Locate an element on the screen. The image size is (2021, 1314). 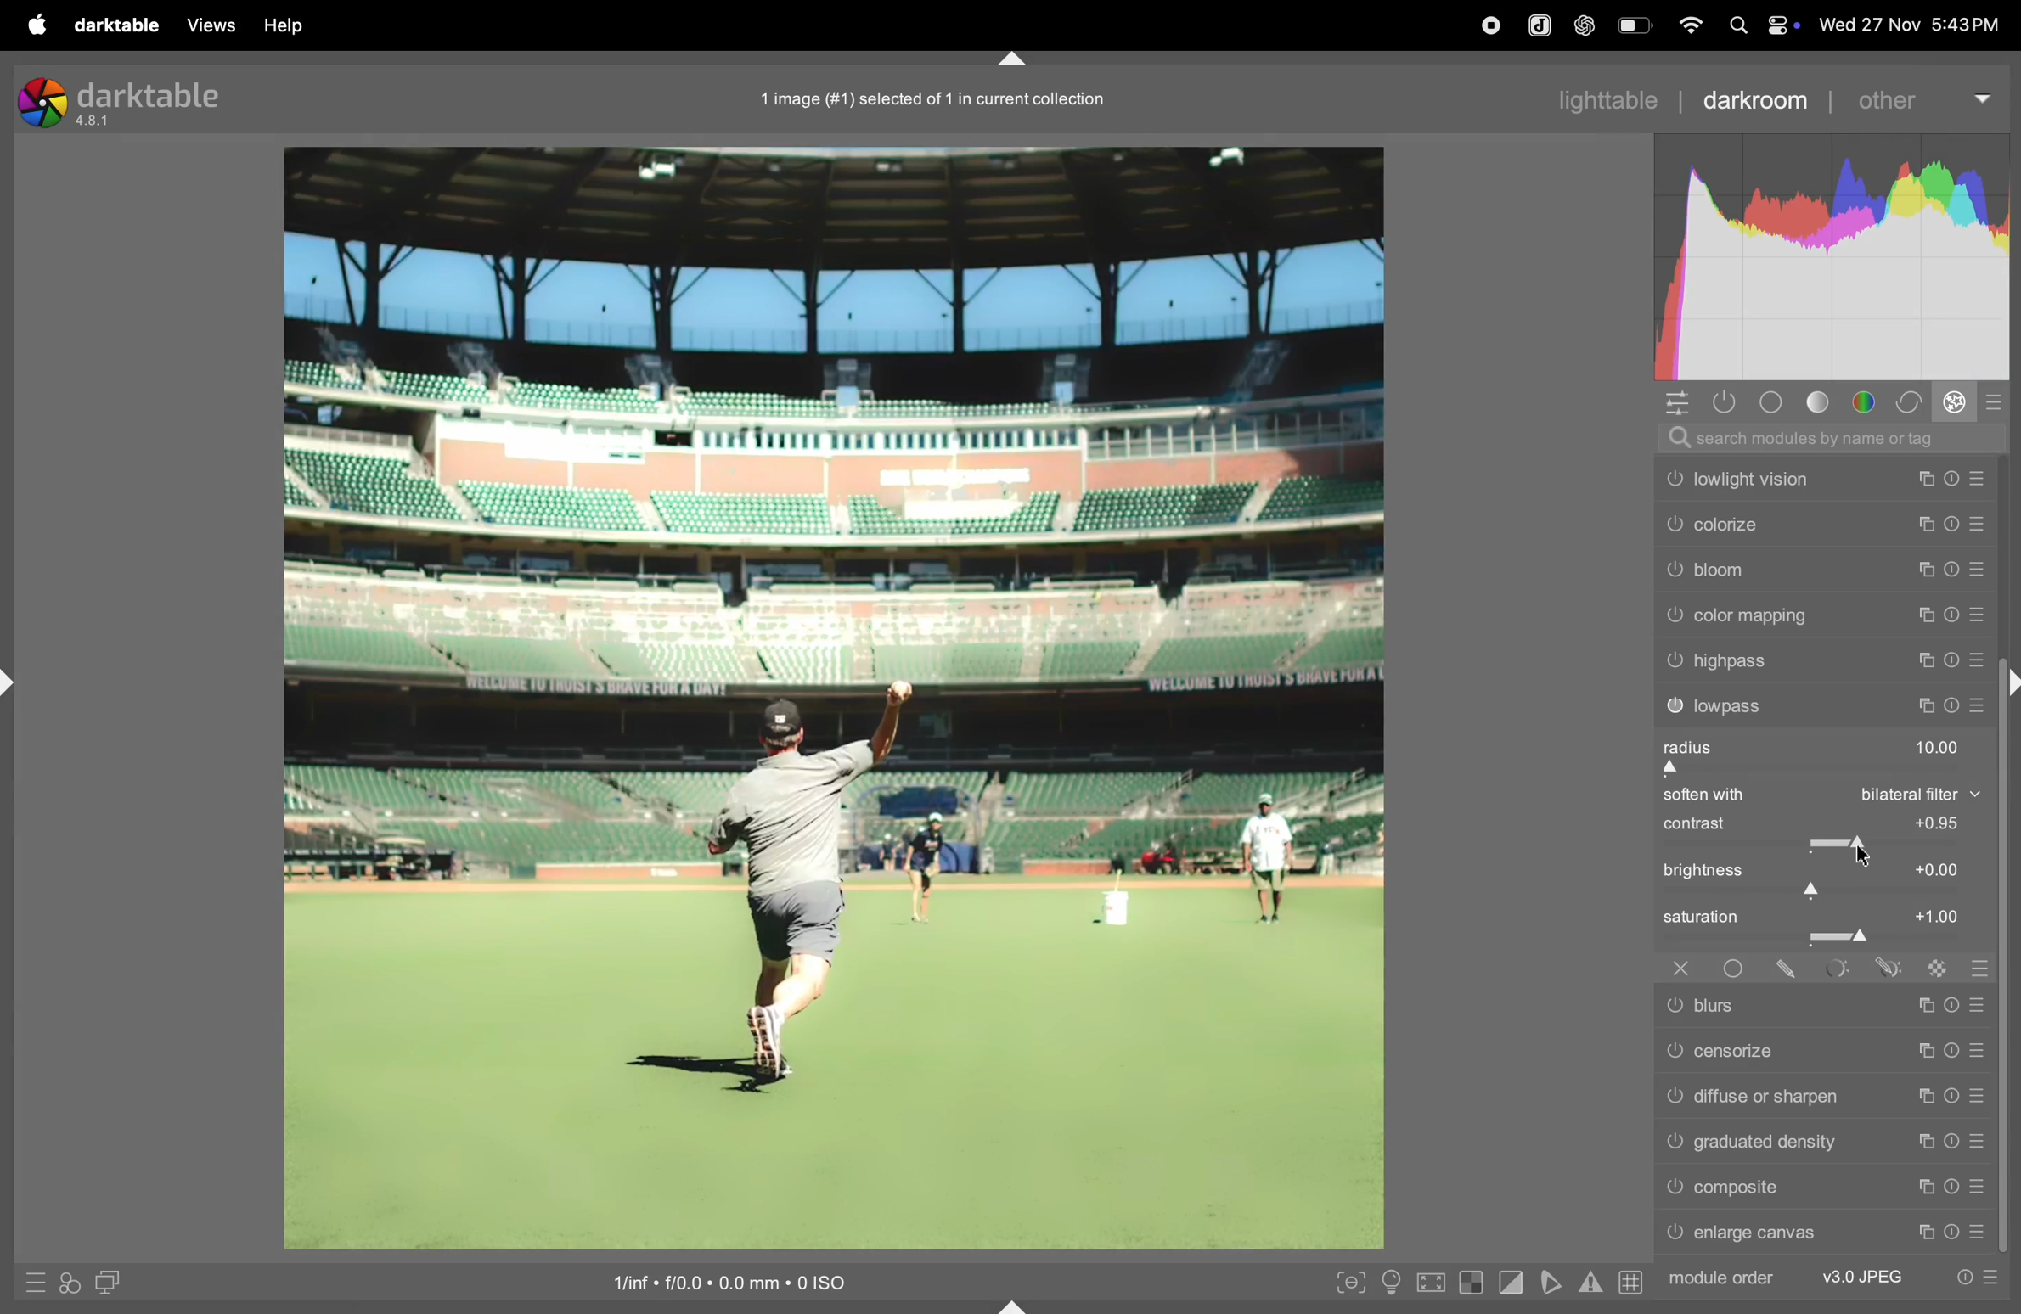
toggle iso is located at coordinates (1395, 1283).